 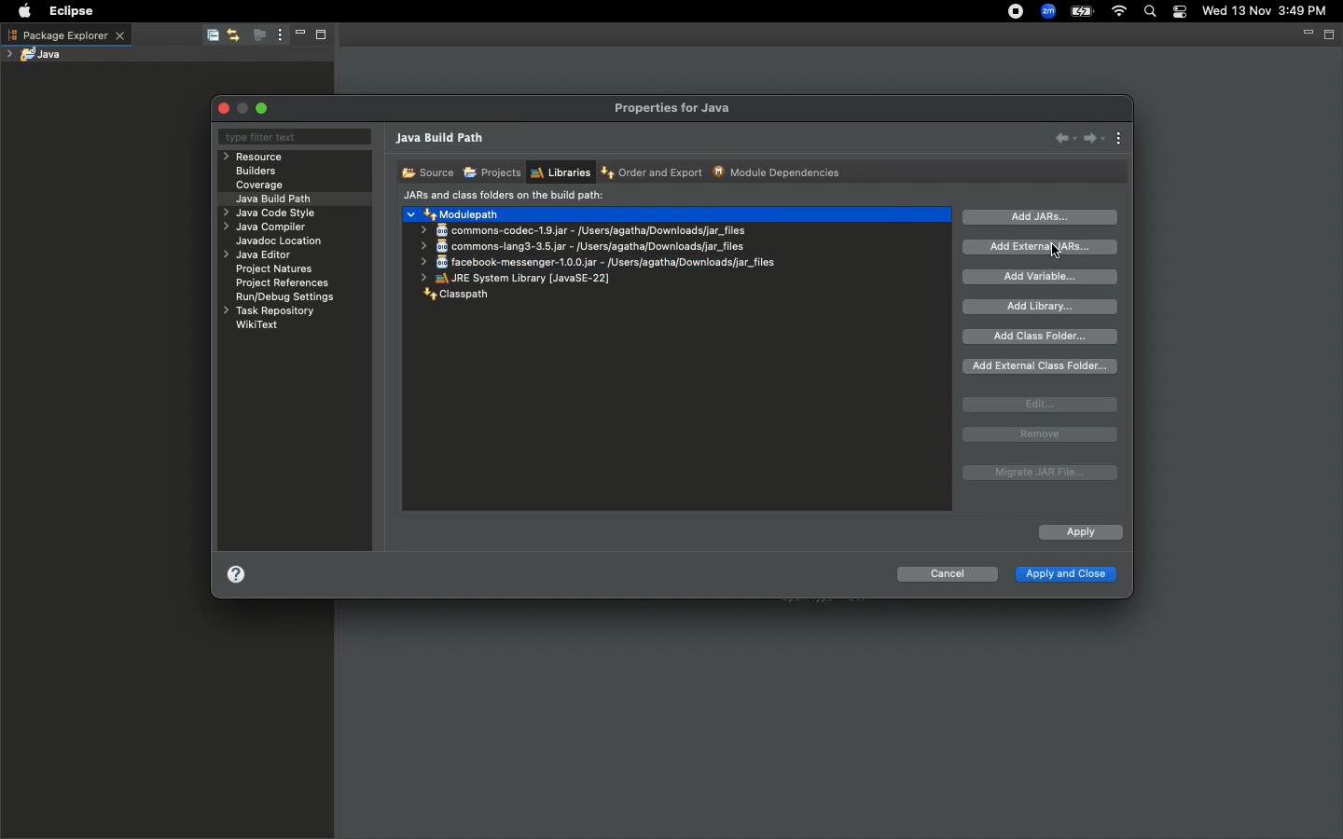 What do you see at coordinates (1049, 11) in the screenshot?
I see `Zoom` at bounding box center [1049, 11].